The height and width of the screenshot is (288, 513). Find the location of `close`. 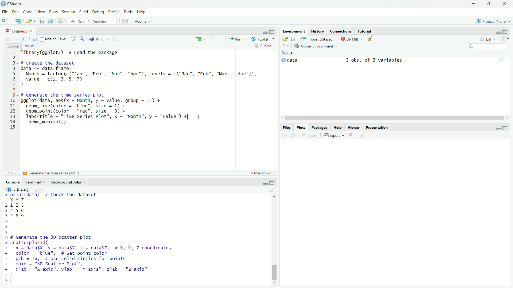

close is located at coordinates (32, 30).